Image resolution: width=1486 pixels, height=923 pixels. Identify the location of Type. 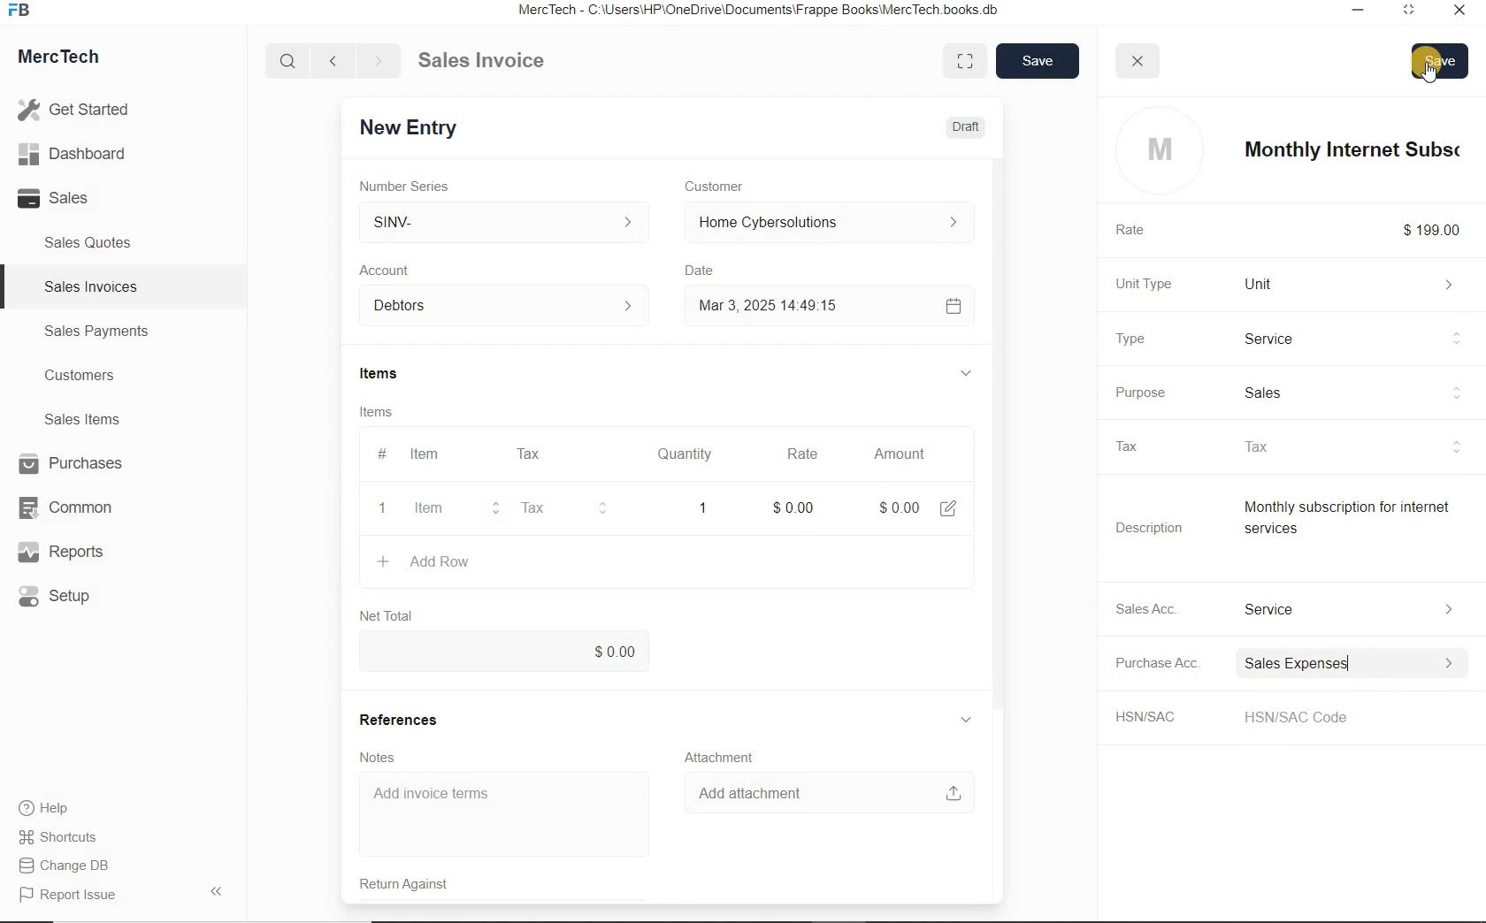
(1129, 339).